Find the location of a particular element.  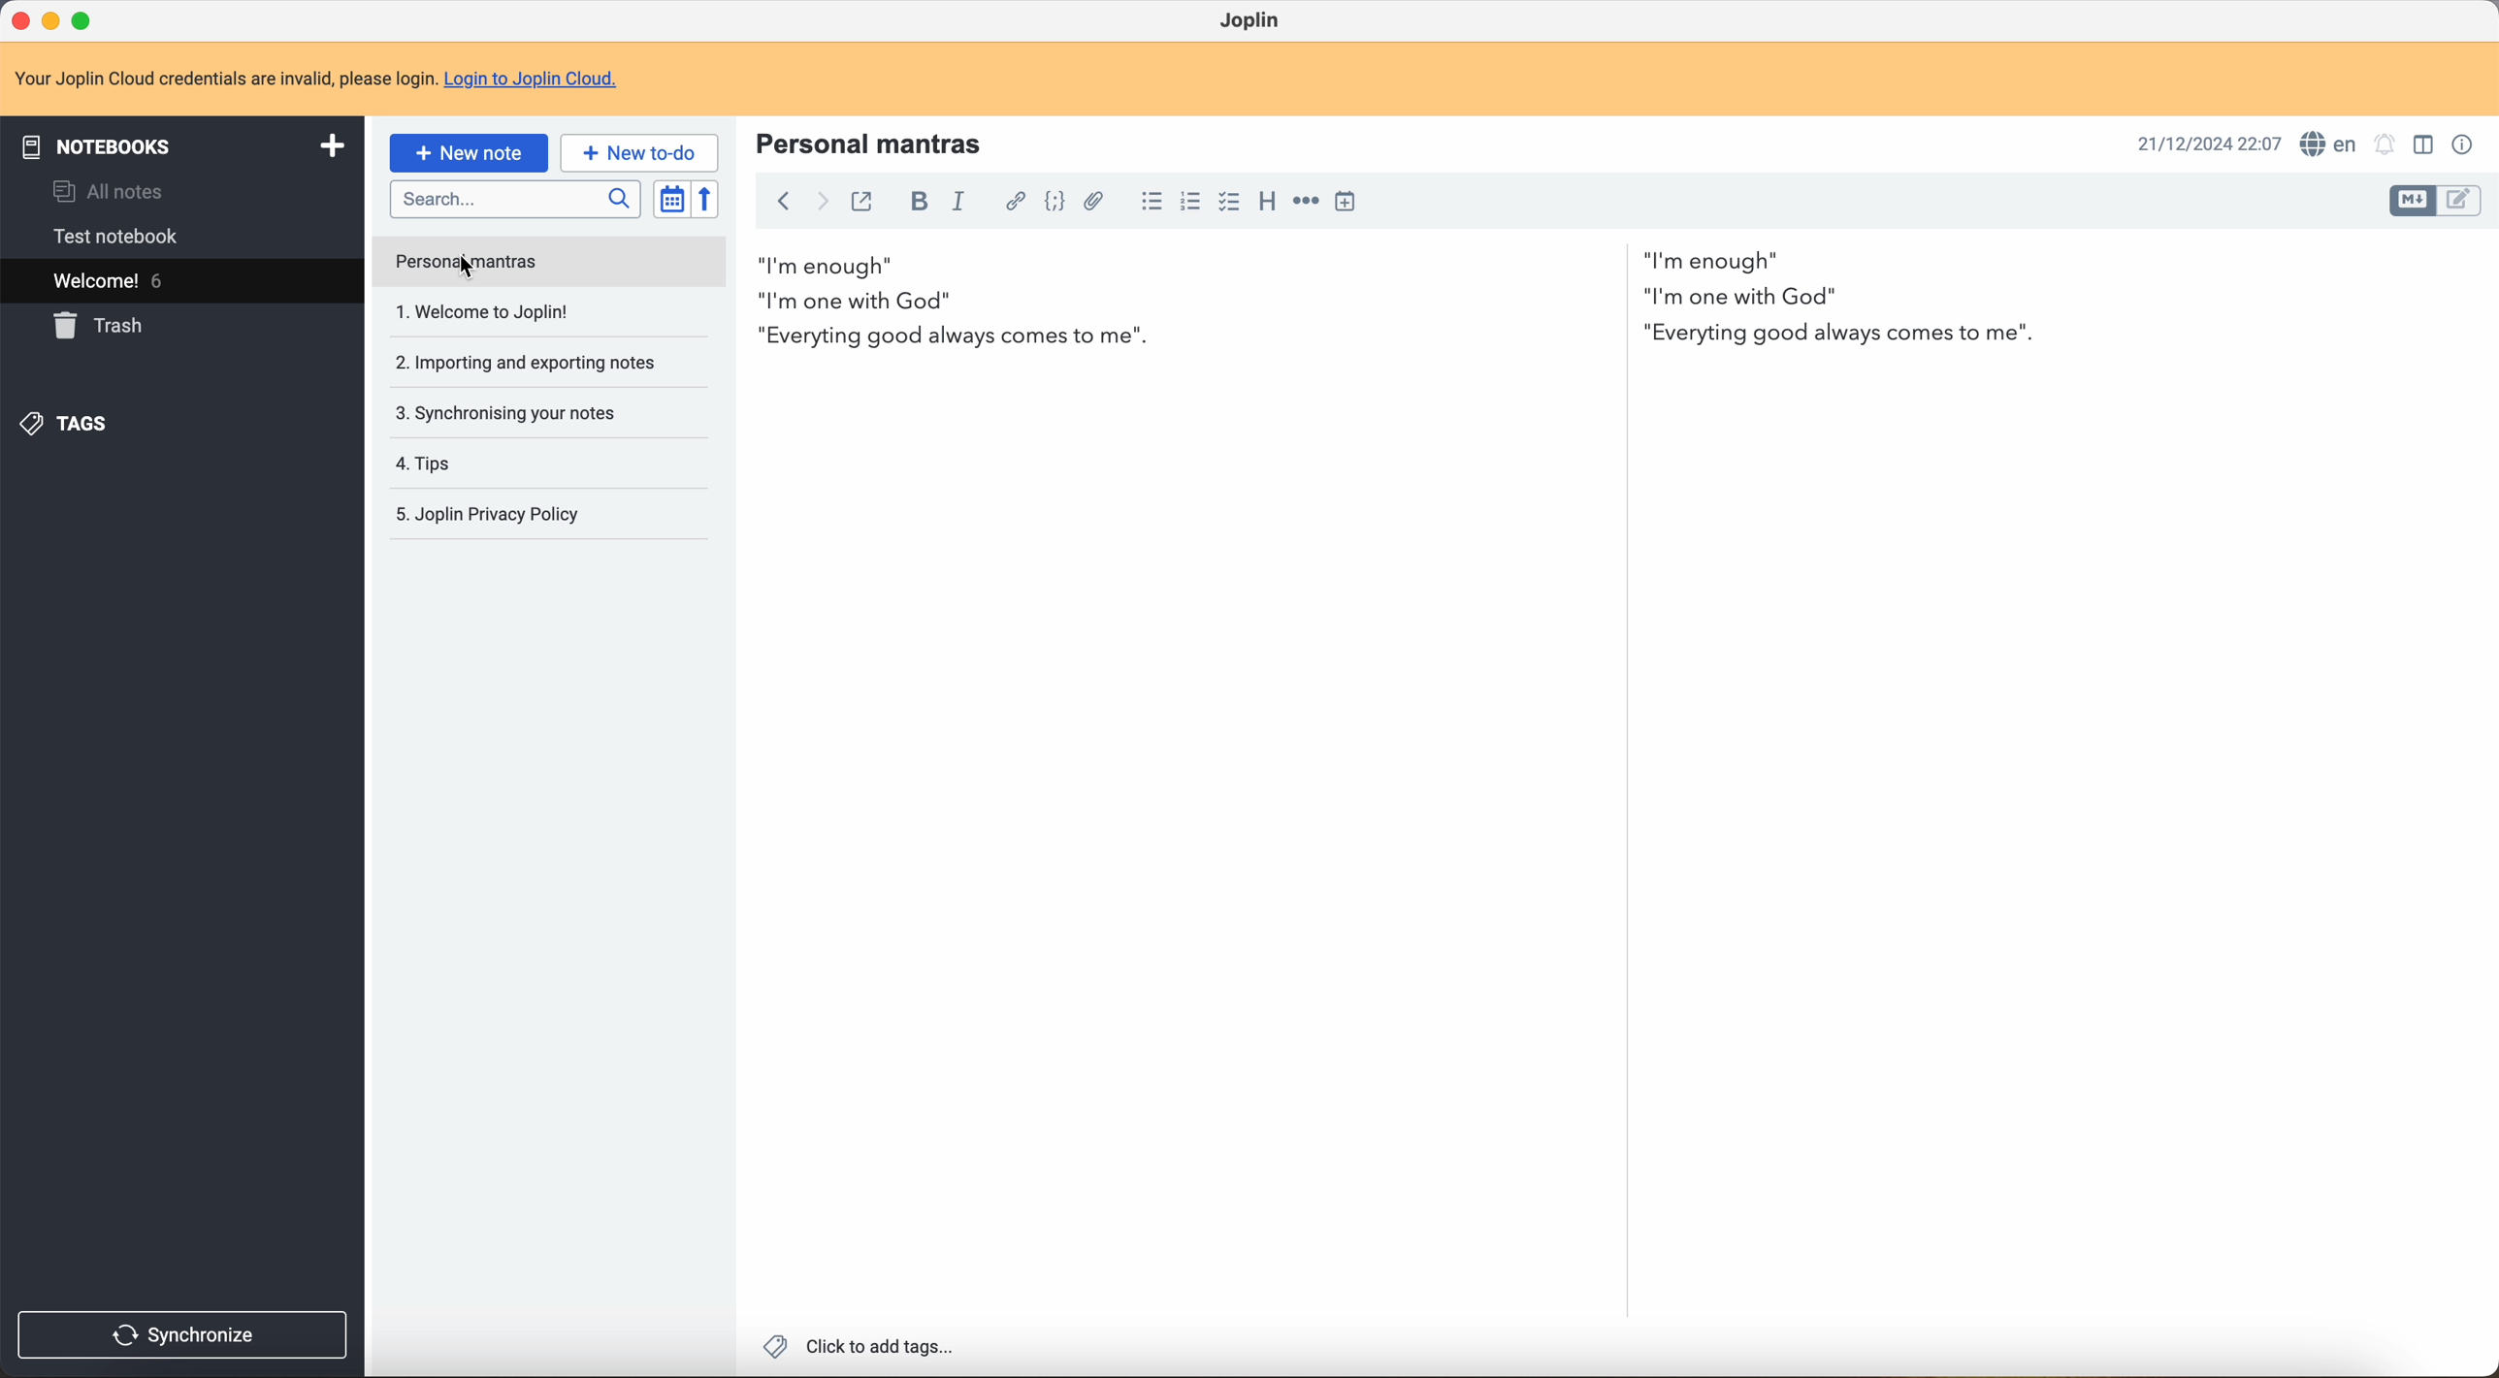

back is located at coordinates (782, 203).